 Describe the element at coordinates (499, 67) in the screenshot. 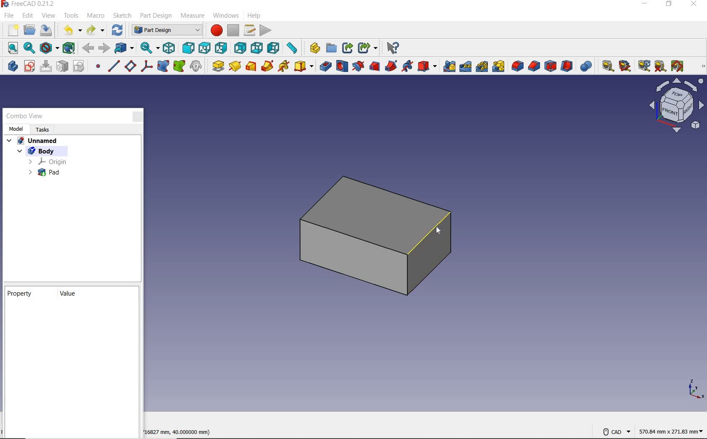

I see `create multitransform` at that location.